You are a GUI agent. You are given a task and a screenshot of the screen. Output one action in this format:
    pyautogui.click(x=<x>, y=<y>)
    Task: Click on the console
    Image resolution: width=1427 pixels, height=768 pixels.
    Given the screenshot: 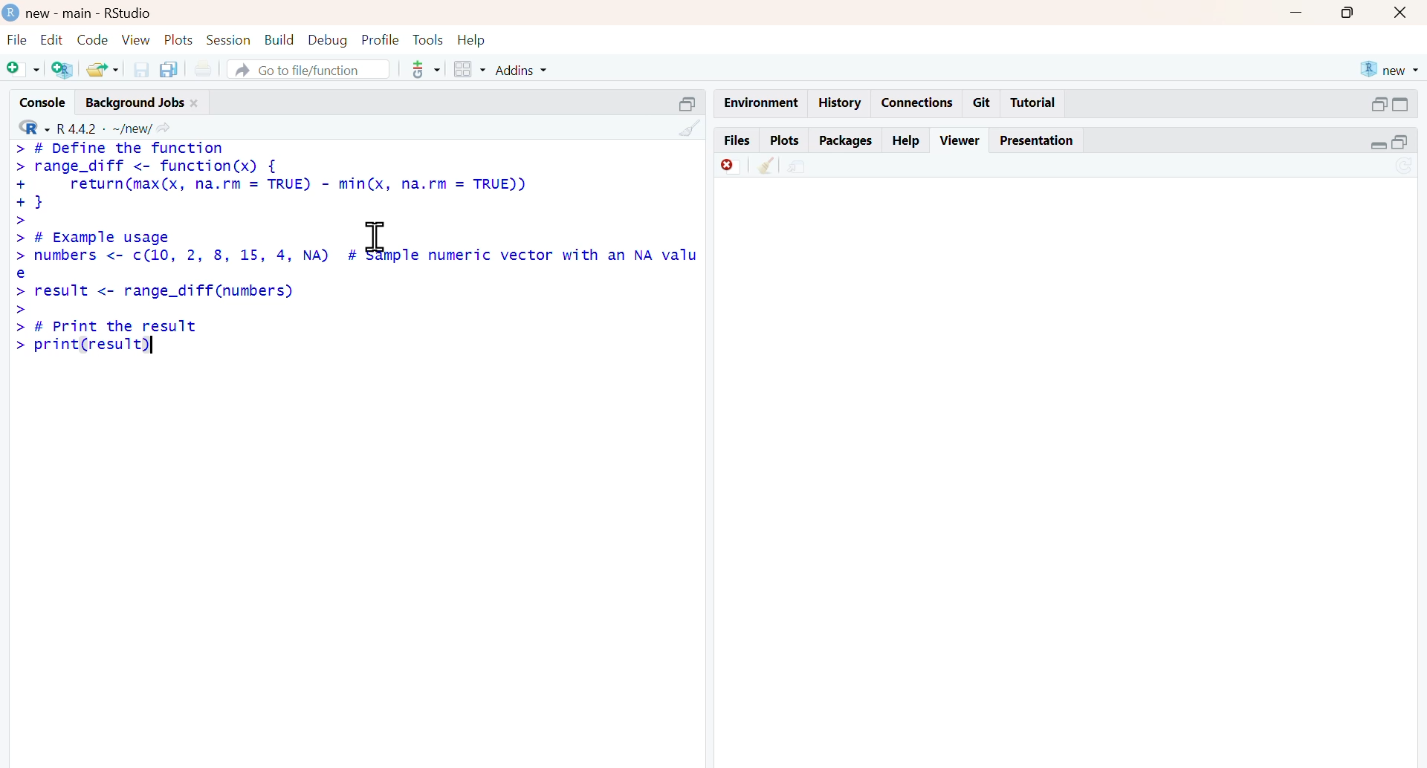 What is the action you would take?
    pyautogui.click(x=46, y=102)
    